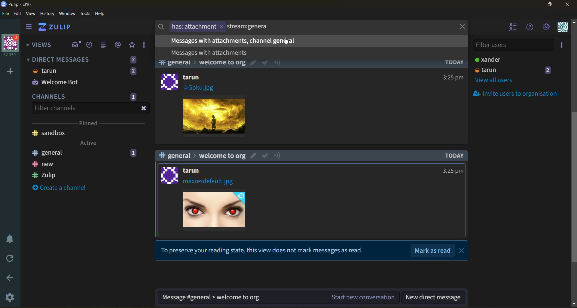  I want to click on scroll bar, so click(573, 163).